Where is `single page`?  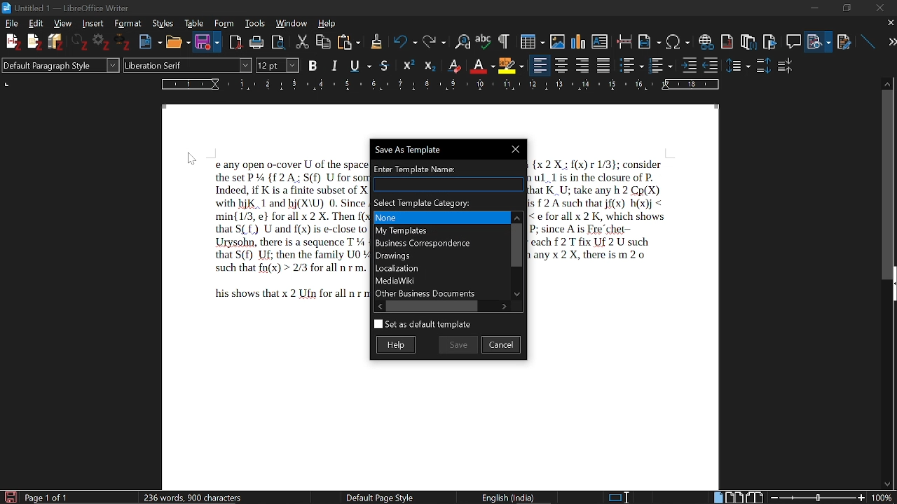 single page is located at coordinates (718, 497).